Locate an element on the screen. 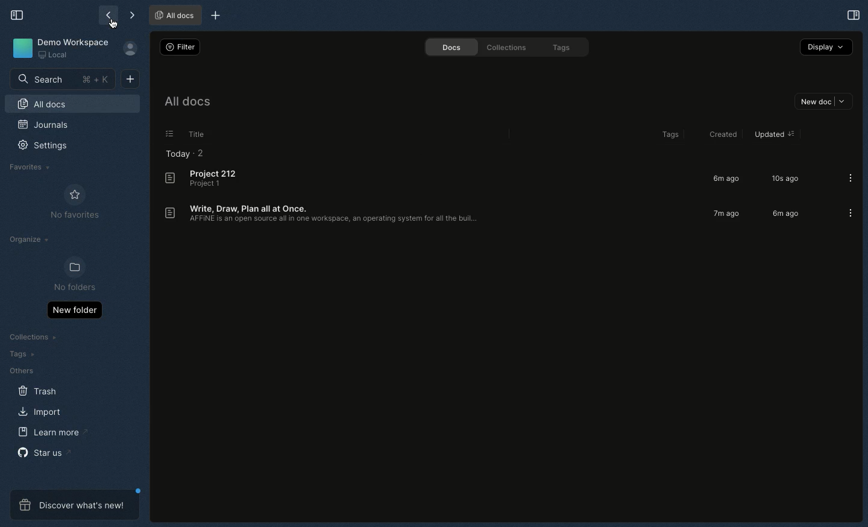  6m ago is located at coordinates (788, 214).